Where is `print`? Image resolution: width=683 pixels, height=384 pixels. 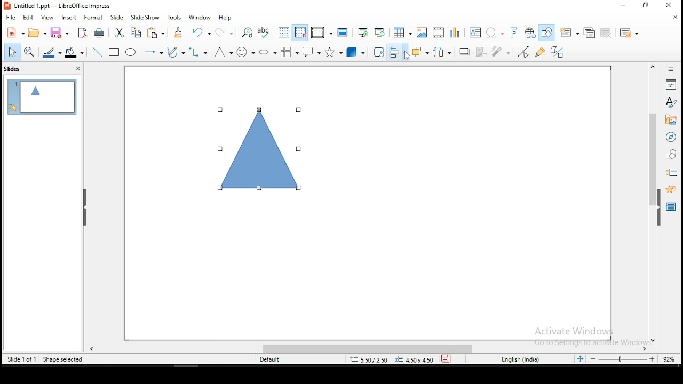 print is located at coordinates (100, 34).